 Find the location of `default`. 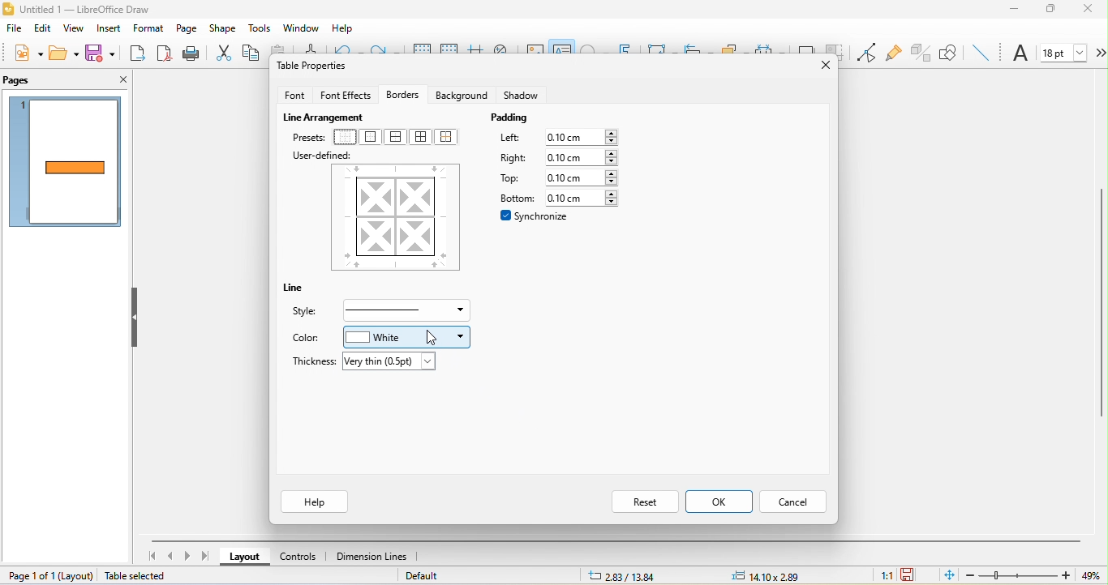

default is located at coordinates (440, 575).